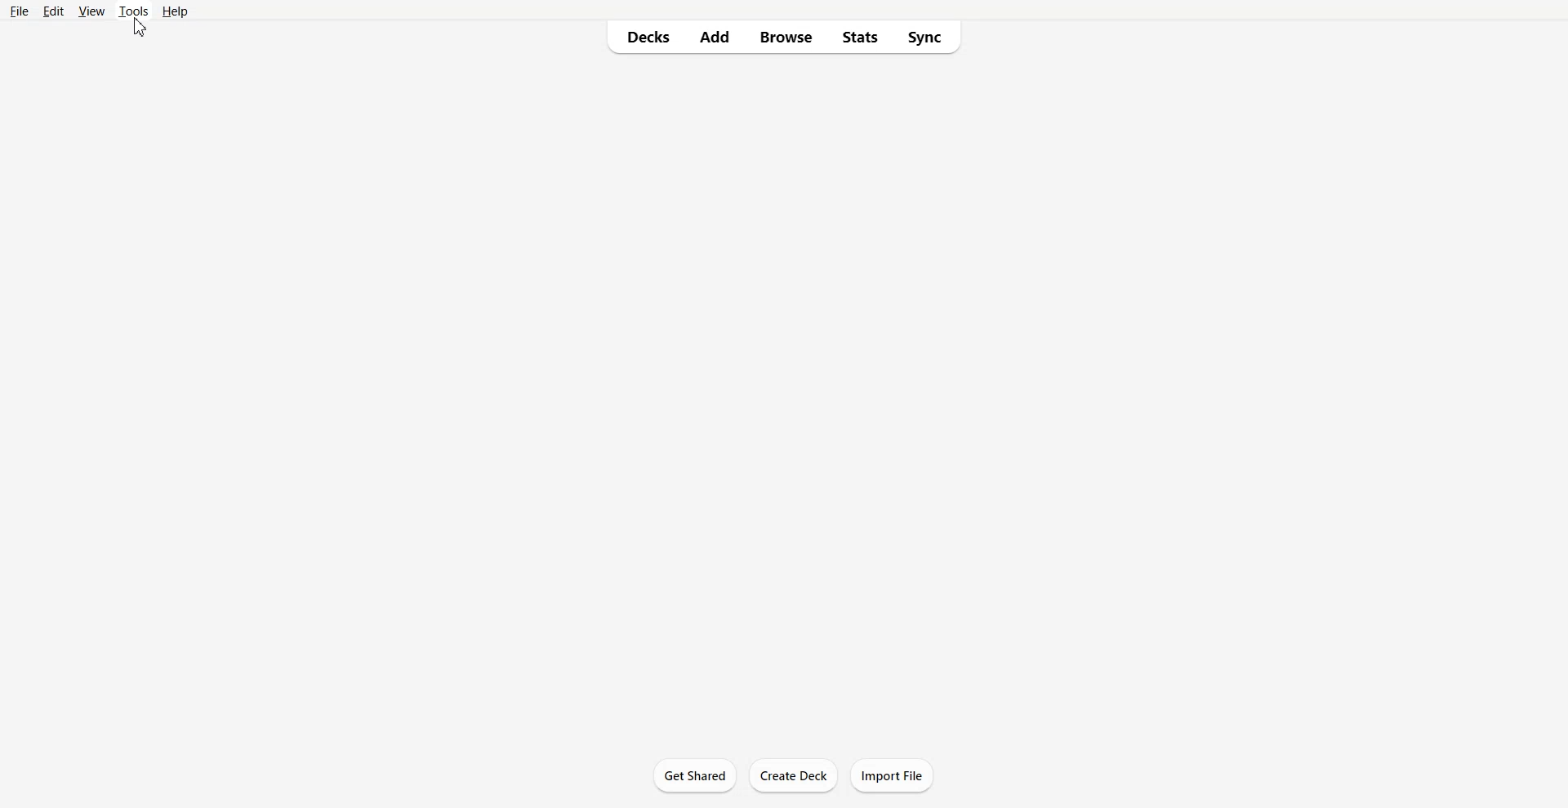 The image size is (1568, 808). Describe the element at coordinates (794, 775) in the screenshot. I see `Create Deck` at that location.